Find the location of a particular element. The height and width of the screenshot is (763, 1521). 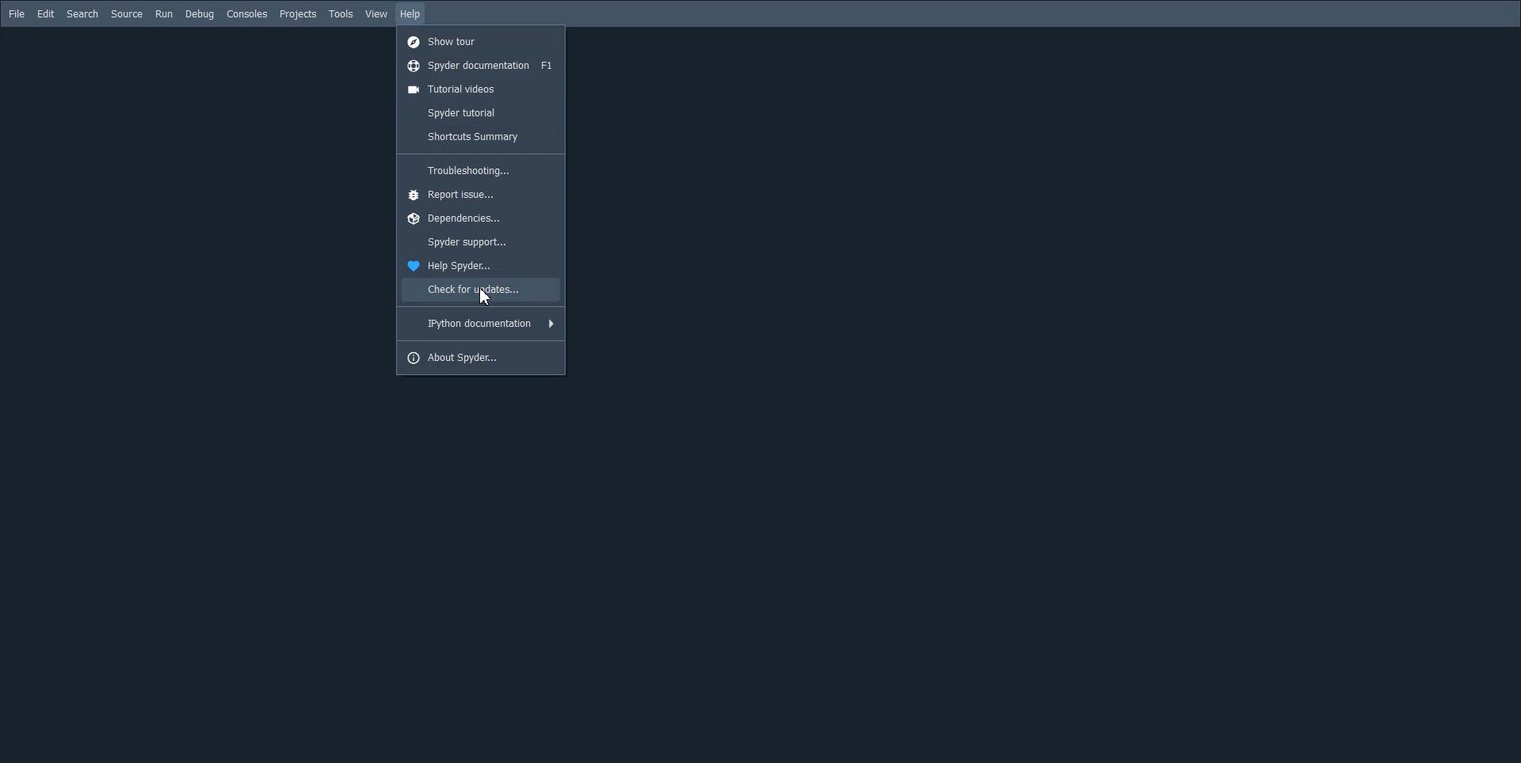

Tools is located at coordinates (341, 14).